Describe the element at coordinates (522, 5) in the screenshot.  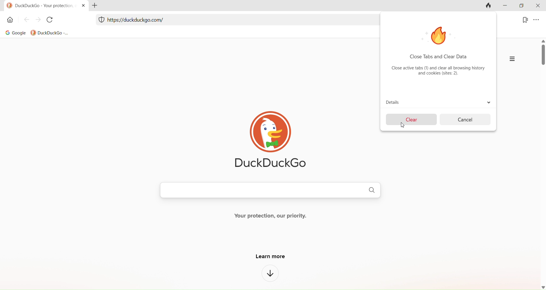
I see `maximize` at that location.